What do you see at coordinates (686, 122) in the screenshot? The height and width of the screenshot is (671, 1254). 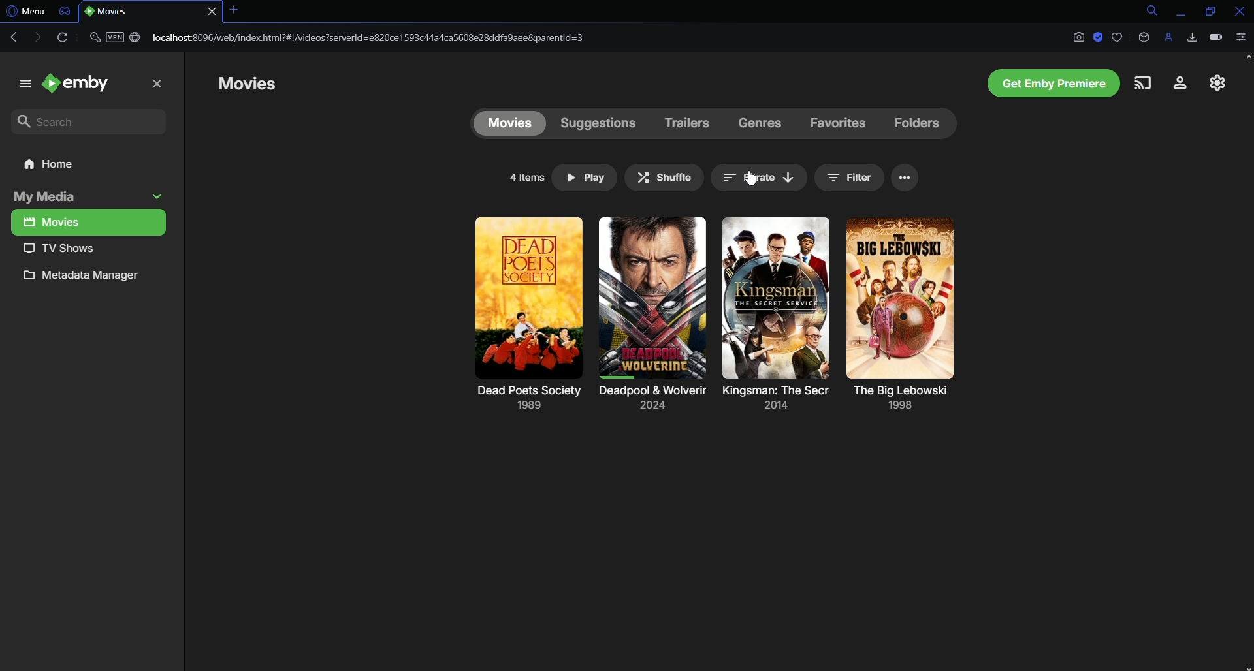 I see `Trailers` at bounding box center [686, 122].